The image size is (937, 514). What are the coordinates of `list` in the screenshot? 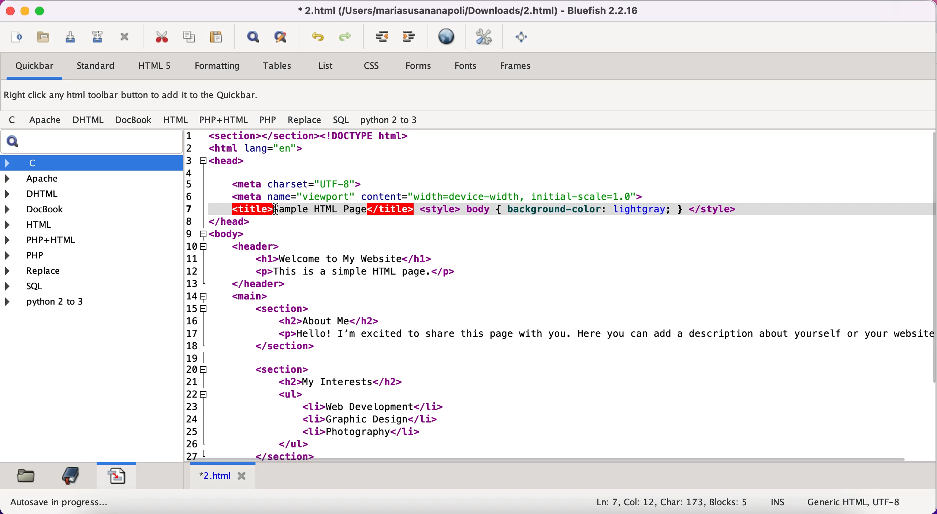 It's located at (325, 67).